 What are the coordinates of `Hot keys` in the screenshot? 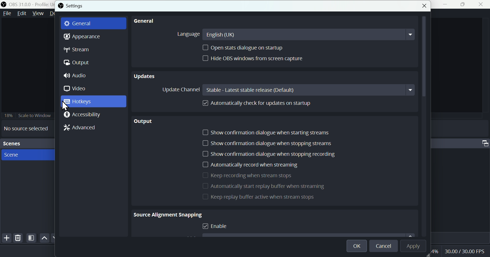 It's located at (93, 101).